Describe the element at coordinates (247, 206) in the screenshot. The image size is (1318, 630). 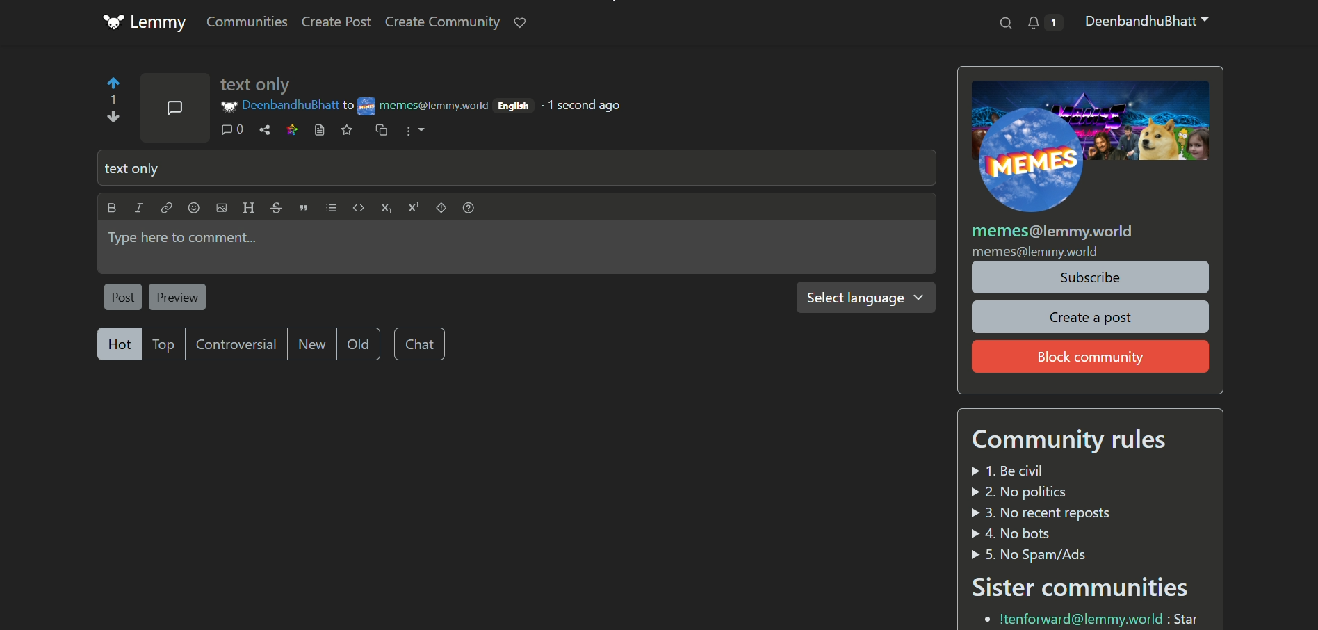
I see `header` at that location.